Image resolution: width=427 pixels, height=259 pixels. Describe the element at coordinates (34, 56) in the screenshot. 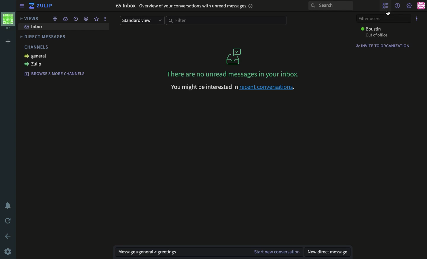

I see `general` at that location.